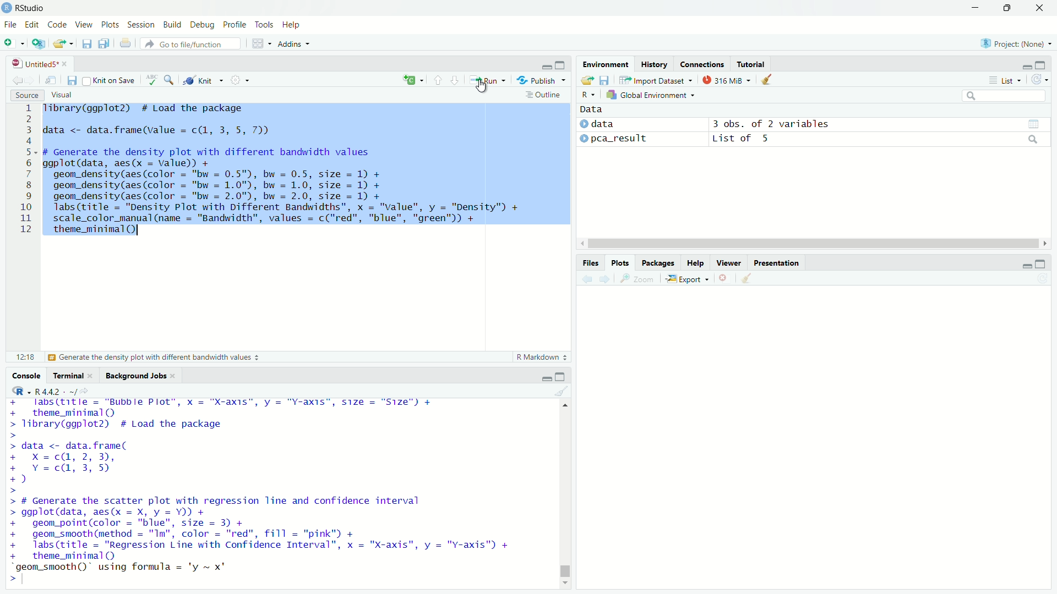  I want to click on Save current document, so click(72, 80).